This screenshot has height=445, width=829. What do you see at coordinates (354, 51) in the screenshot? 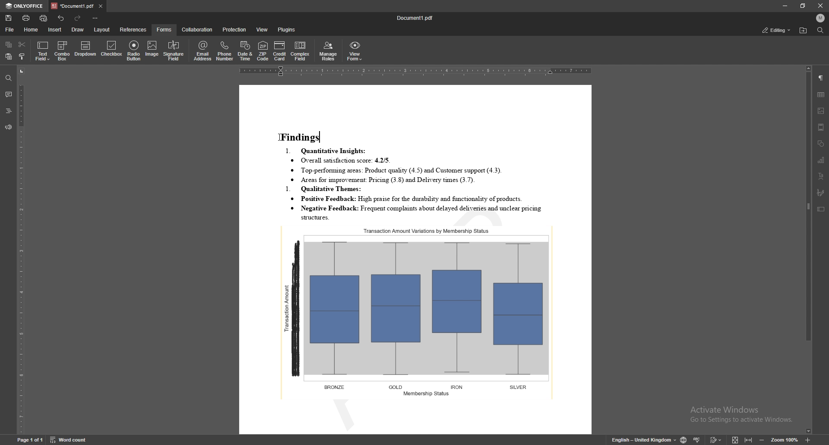
I see `view form` at bounding box center [354, 51].